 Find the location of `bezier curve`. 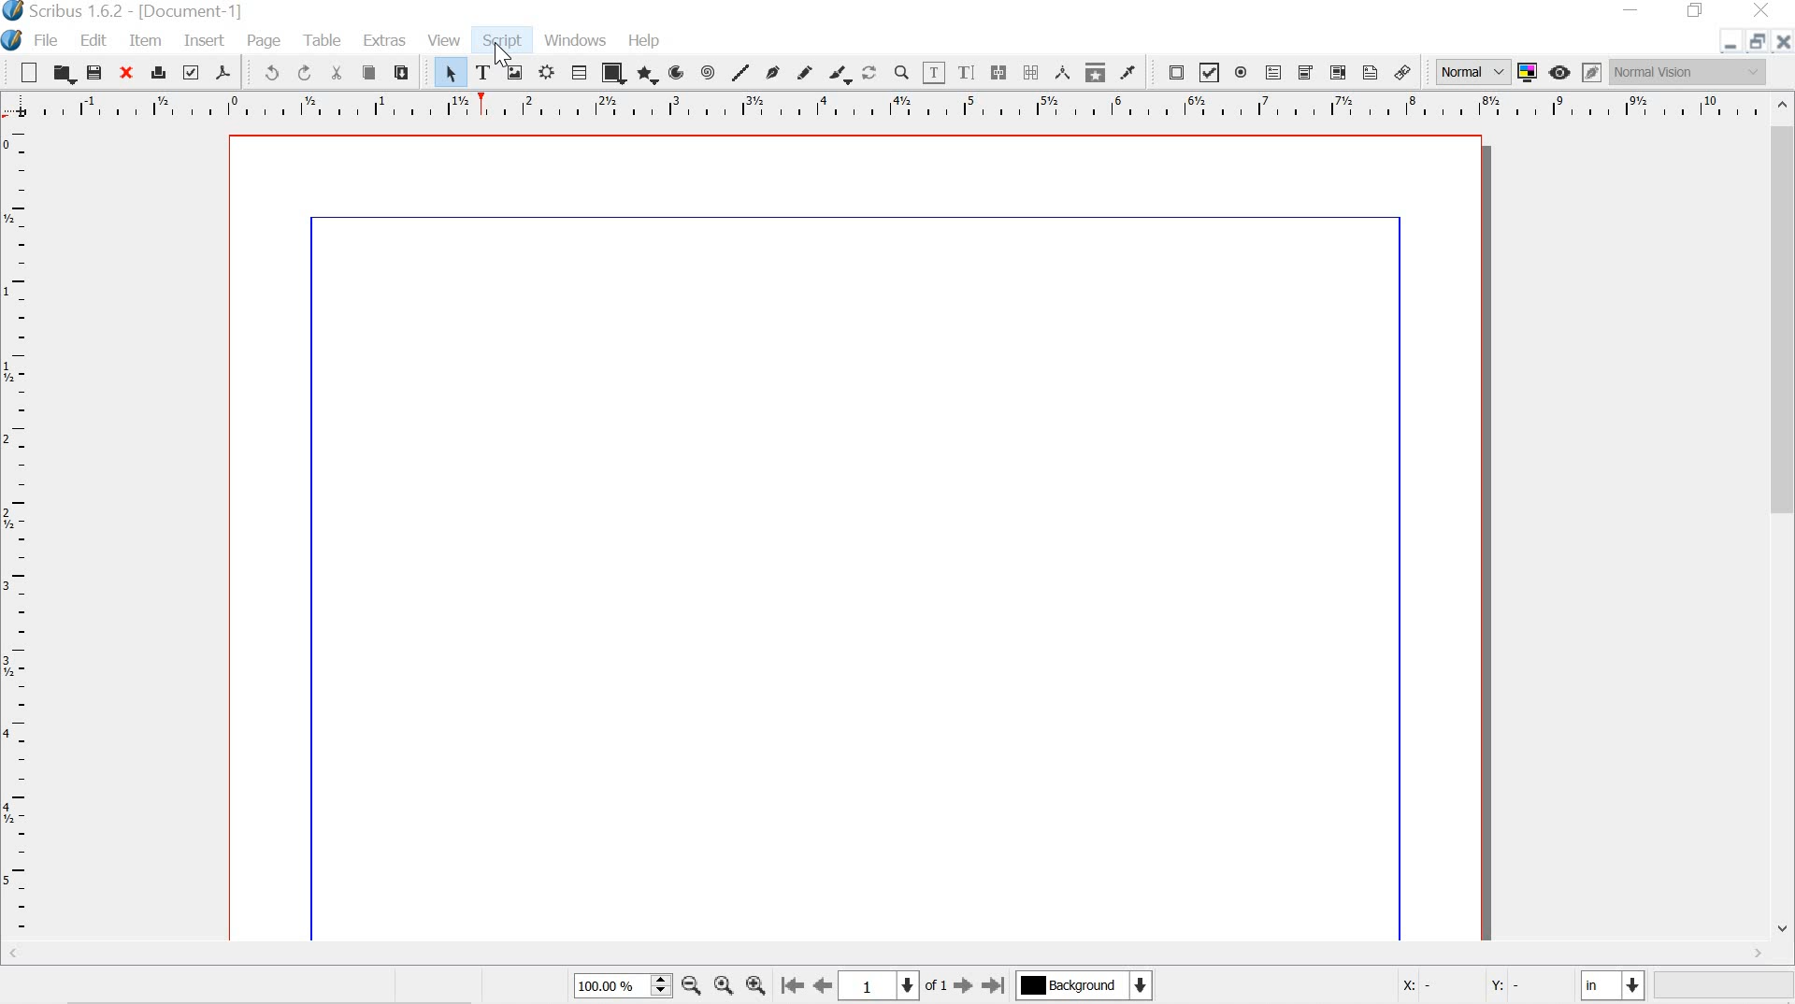

bezier curve is located at coordinates (774, 72).